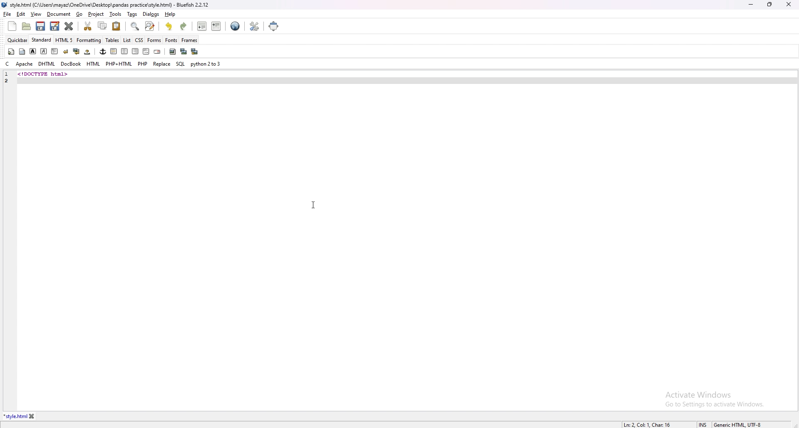  Describe the element at coordinates (183, 52) in the screenshot. I see `insert thumbnail` at that location.